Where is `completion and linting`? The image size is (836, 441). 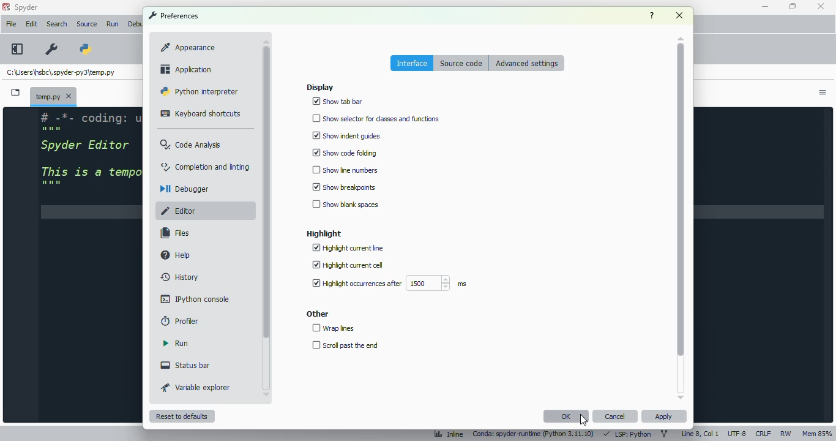 completion and linting is located at coordinates (205, 167).